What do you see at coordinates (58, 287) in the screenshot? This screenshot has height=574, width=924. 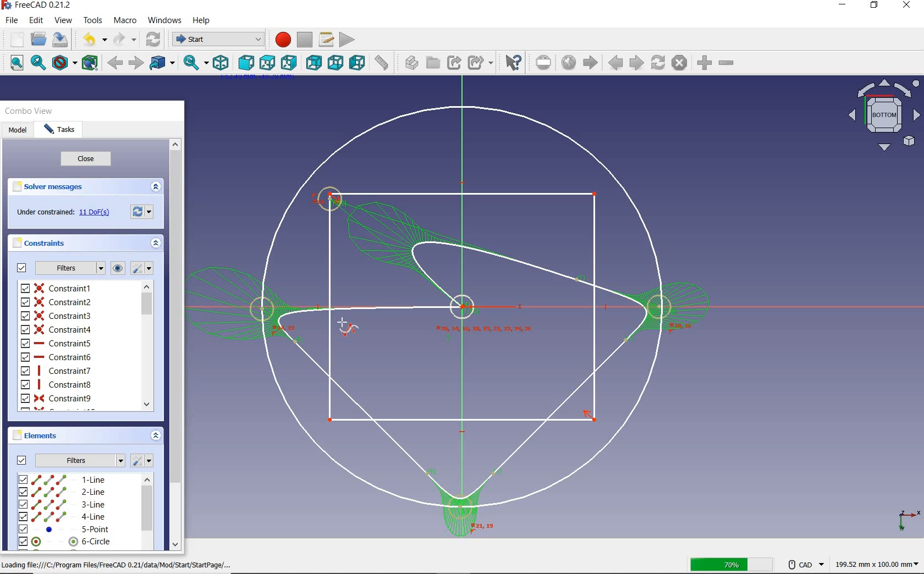 I see `constraint1` at bounding box center [58, 287].